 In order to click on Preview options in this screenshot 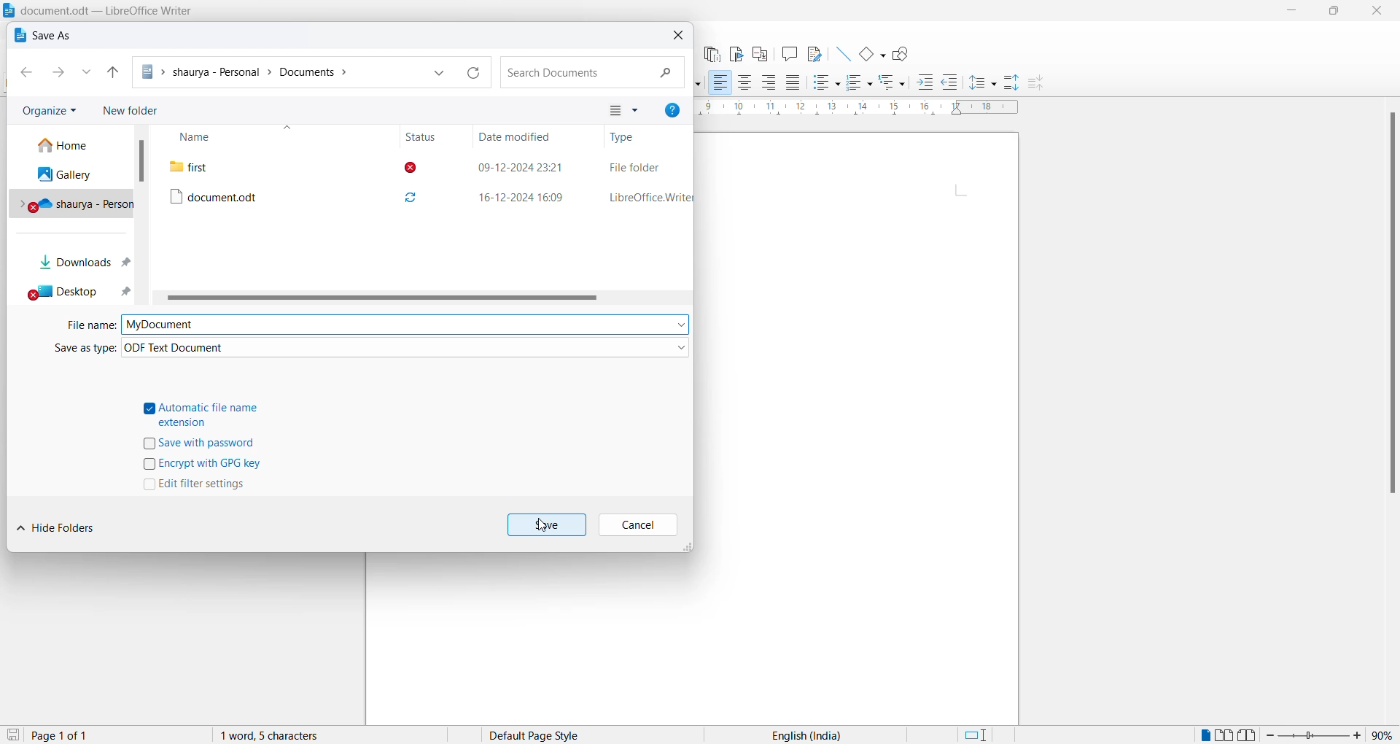, I will do `click(628, 109)`.